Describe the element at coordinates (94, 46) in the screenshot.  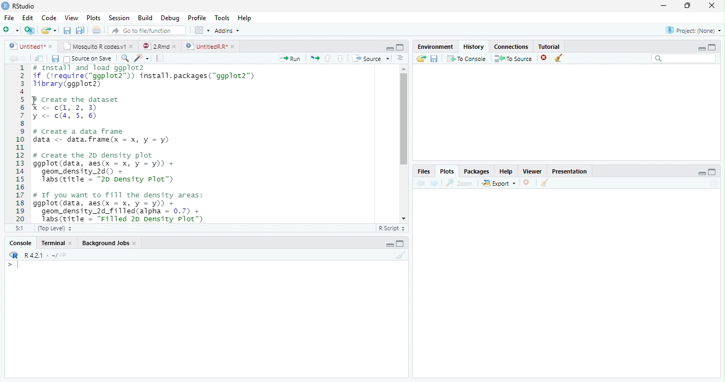
I see `‘Mosquito R codes.v1` at that location.